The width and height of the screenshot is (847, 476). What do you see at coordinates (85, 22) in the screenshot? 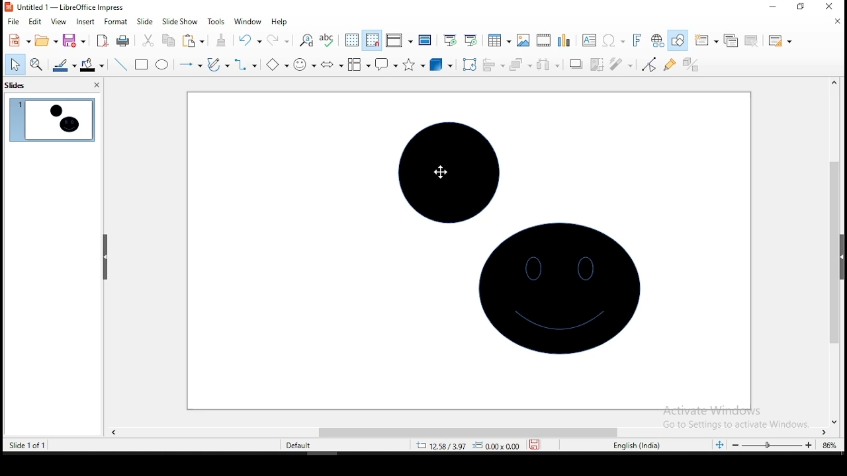
I see `insert` at bounding box center [85, 22].